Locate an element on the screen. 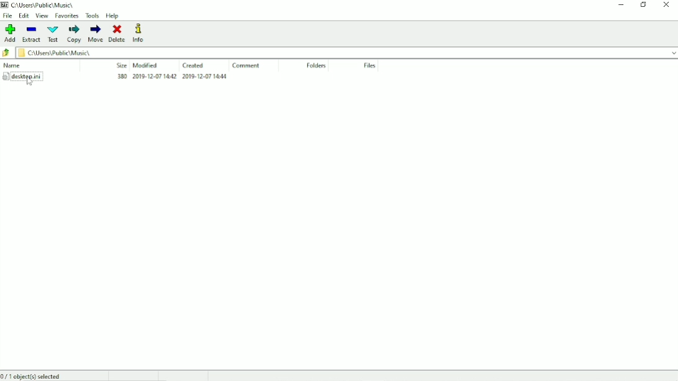  Comment is located at coordinates (248, 66).